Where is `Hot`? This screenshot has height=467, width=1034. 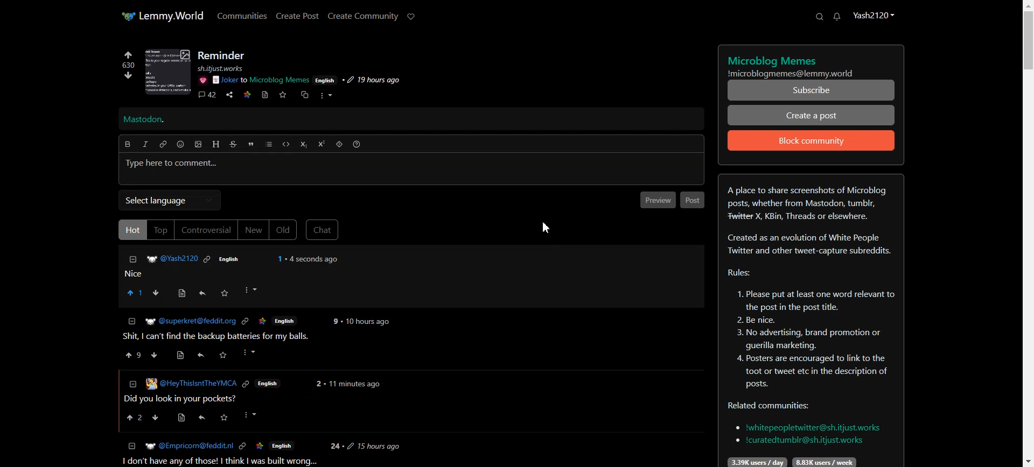 Hot is located at coordinates (131, 229).